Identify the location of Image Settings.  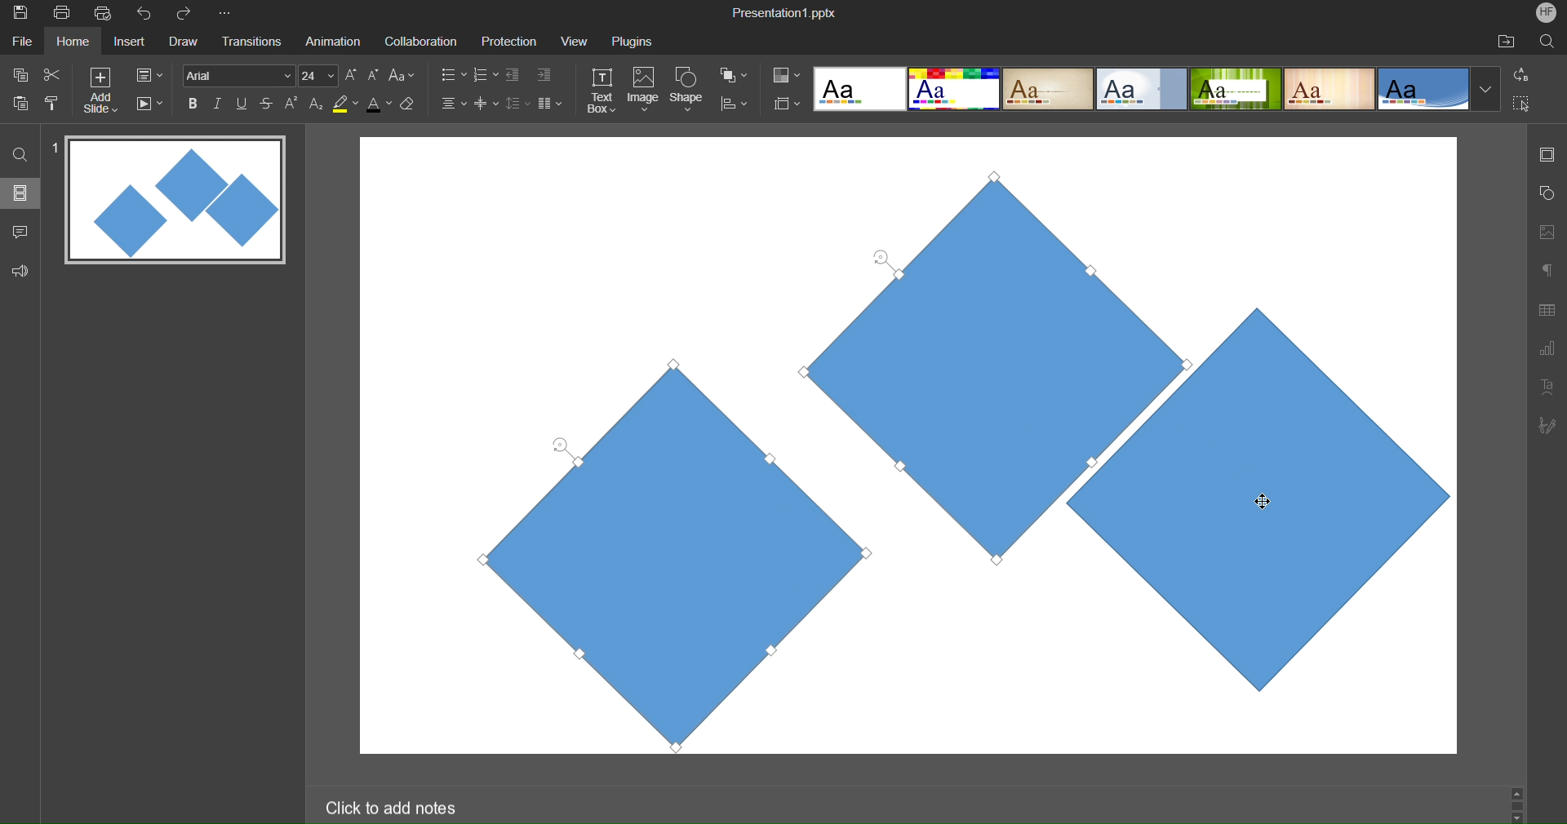
(1544, 232).